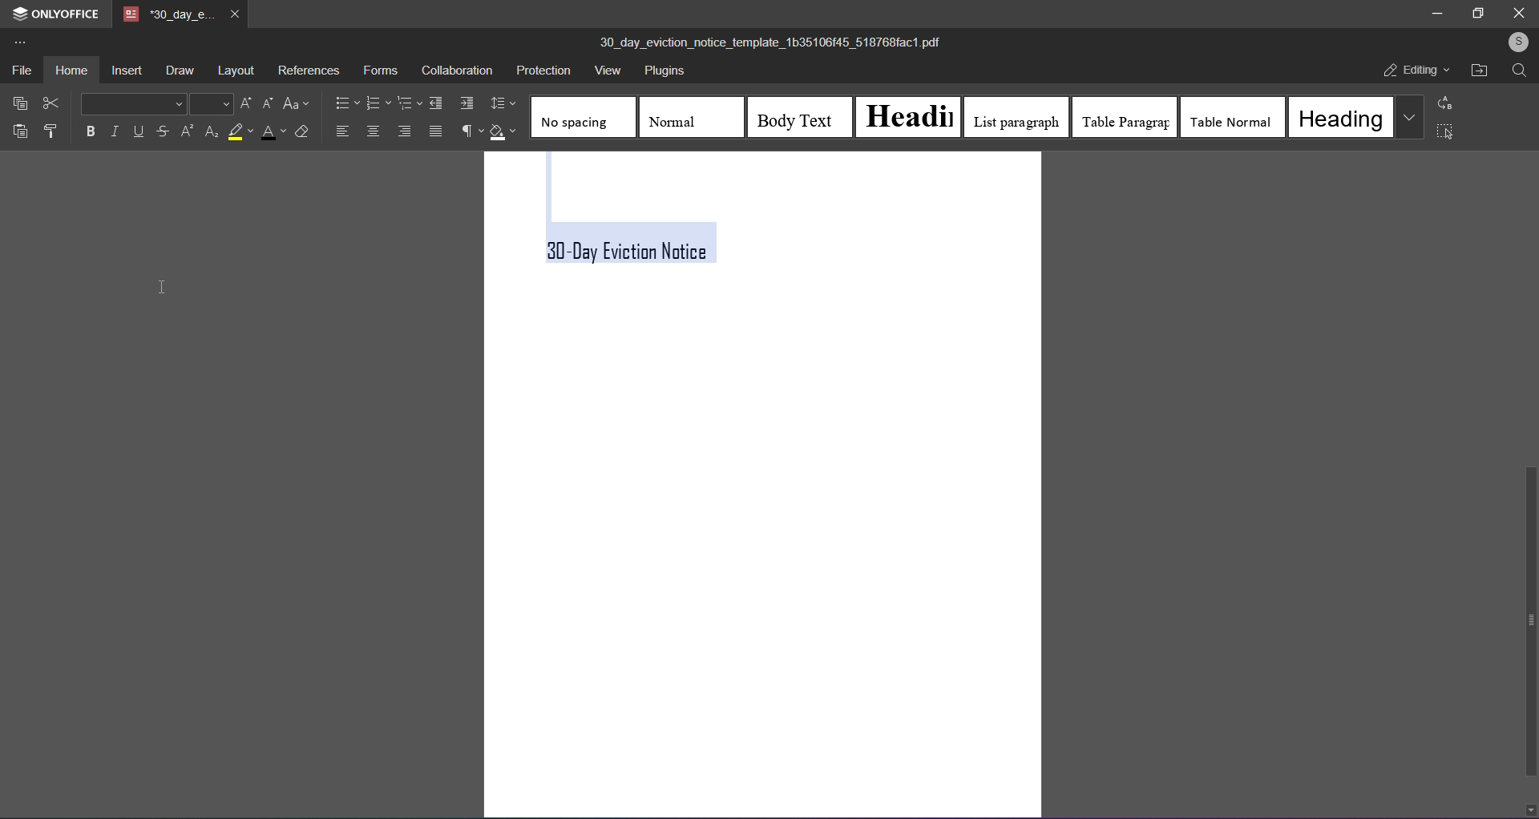 The width and height of the screenshot is (1539, 819). Describe the element at coordinates (1477, 15) in the screenshot. I see `maximize` at that location.